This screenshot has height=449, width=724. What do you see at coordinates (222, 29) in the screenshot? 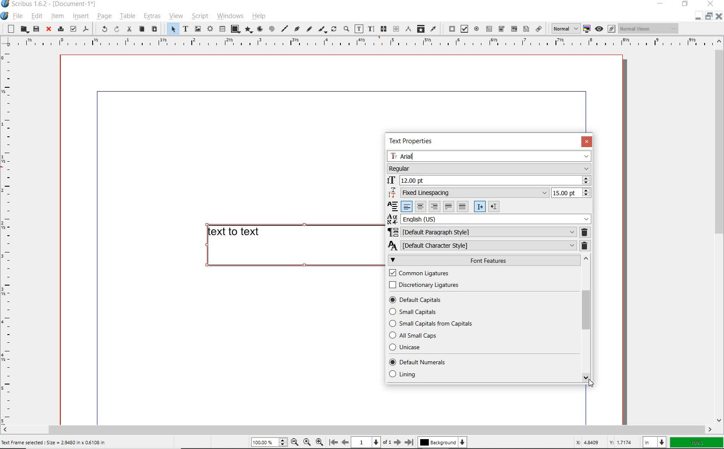
I see `table` at bounding box center [222, 29].